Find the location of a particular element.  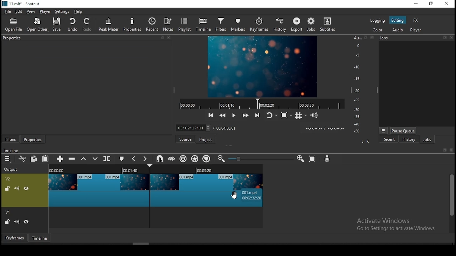

pause queue is located at coordinates (403, 130).